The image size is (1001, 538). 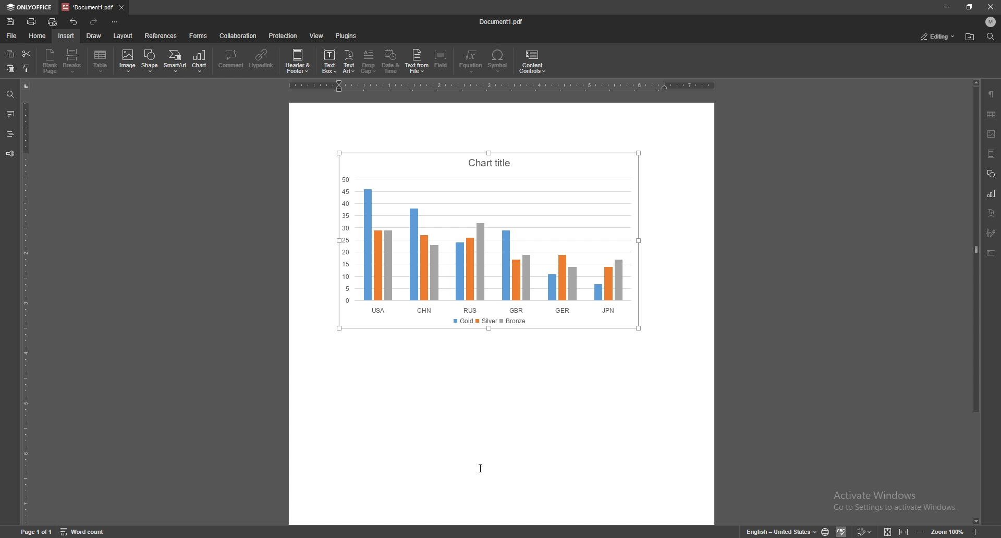 What do you see at coordinates (347, 36) in the screenshot?
I see `plugins` at bounding box center [347, 36].